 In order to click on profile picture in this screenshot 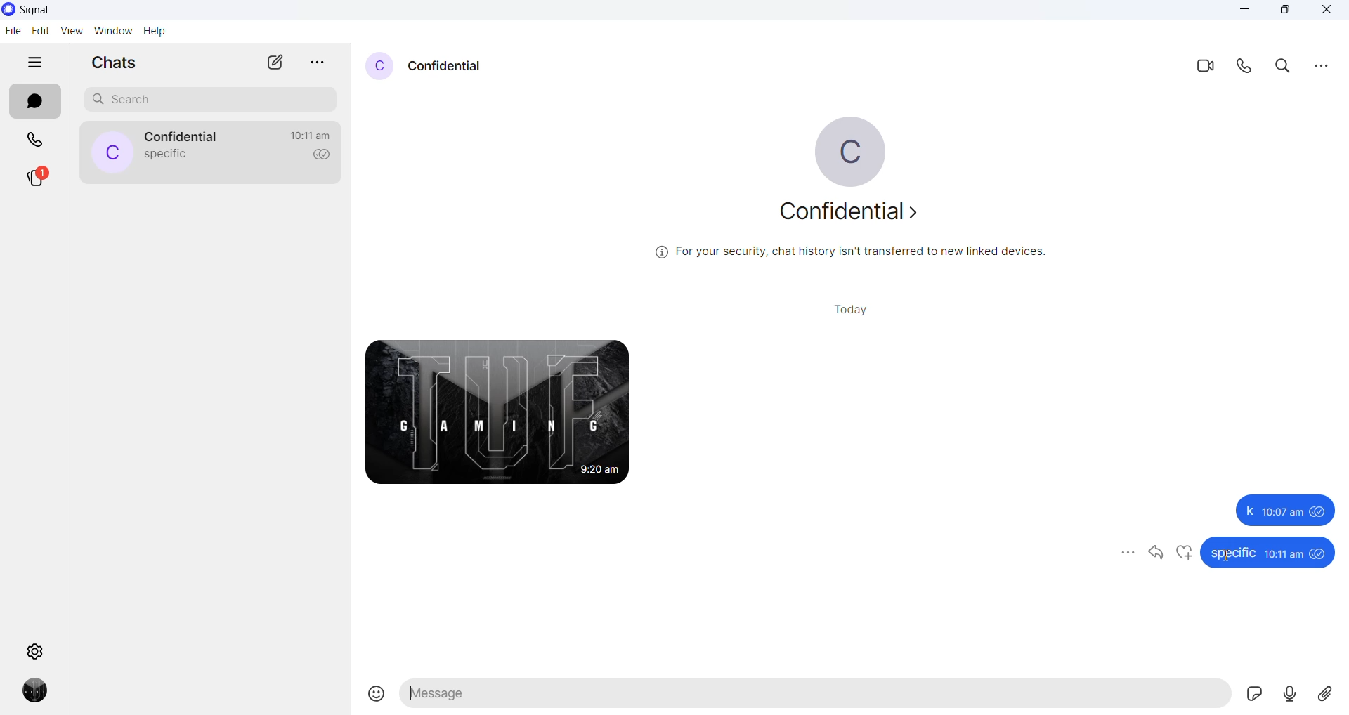, I will do `click(110, 152)`.